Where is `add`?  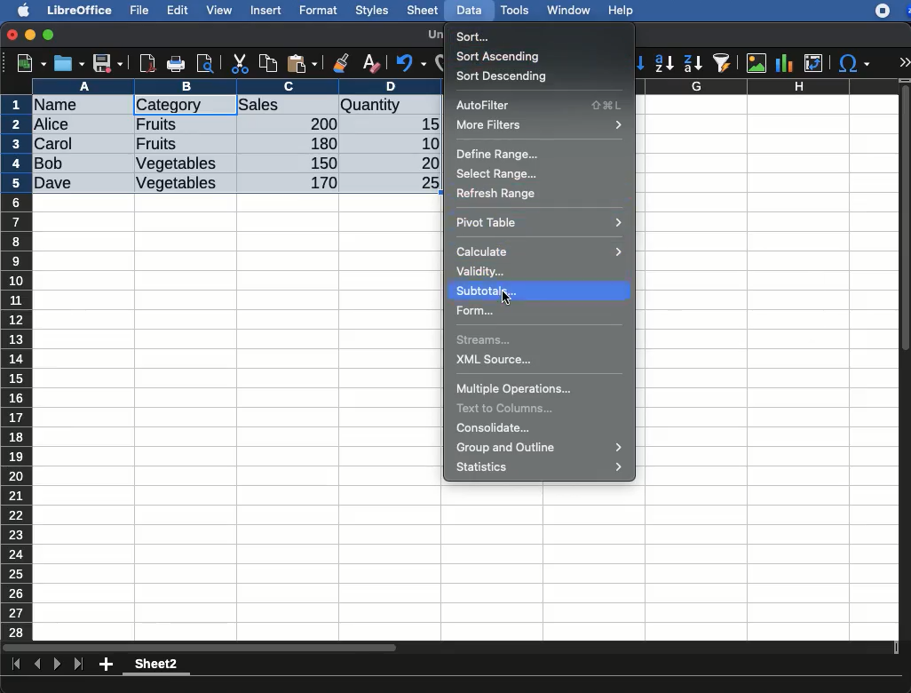 add is located at coordinates (107, 664).